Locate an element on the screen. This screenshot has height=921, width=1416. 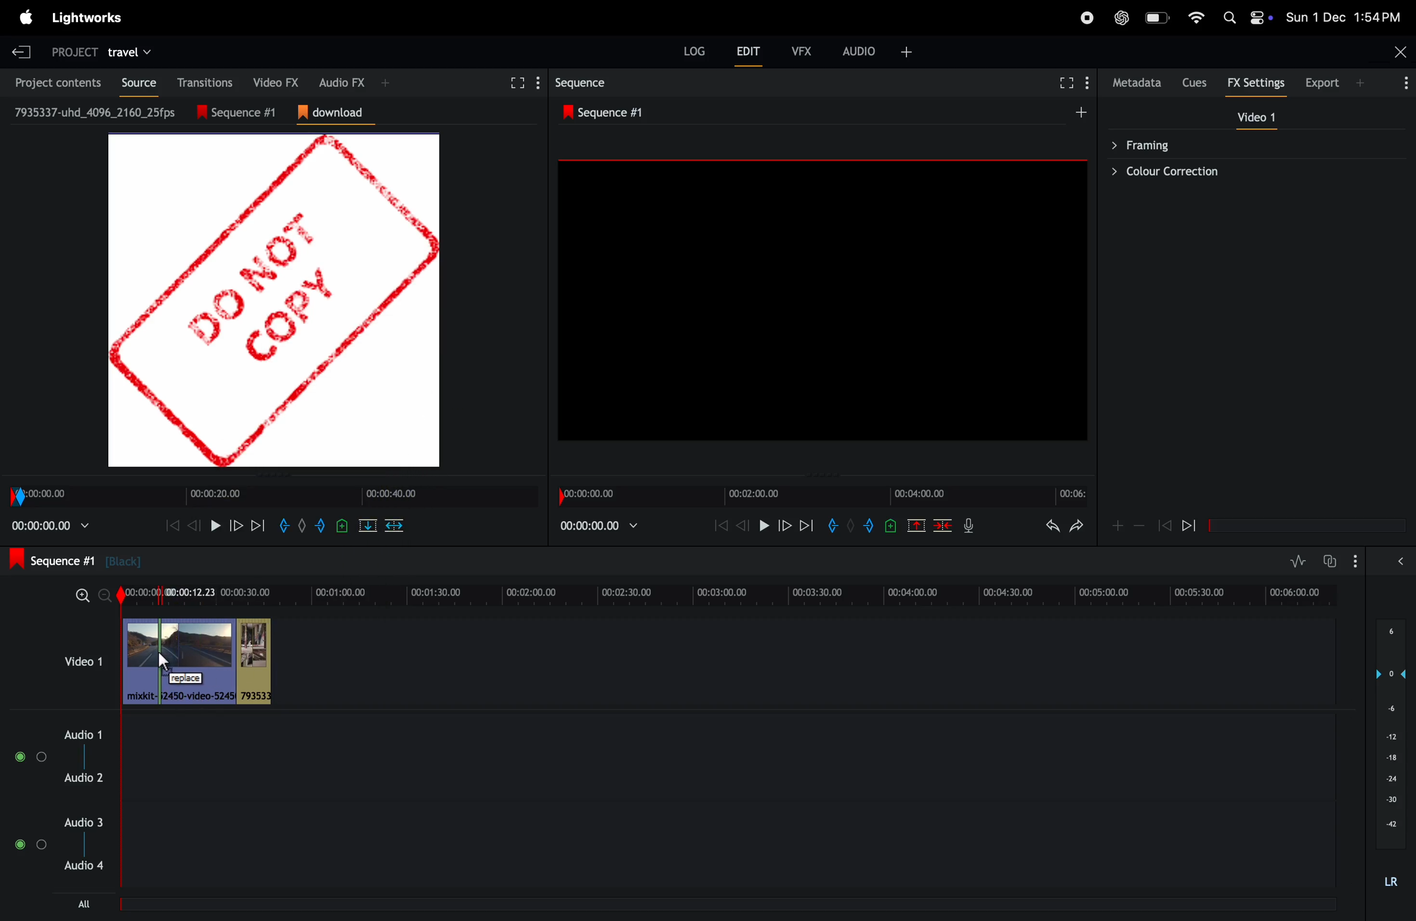
cut is located at coordinates (368, 525).